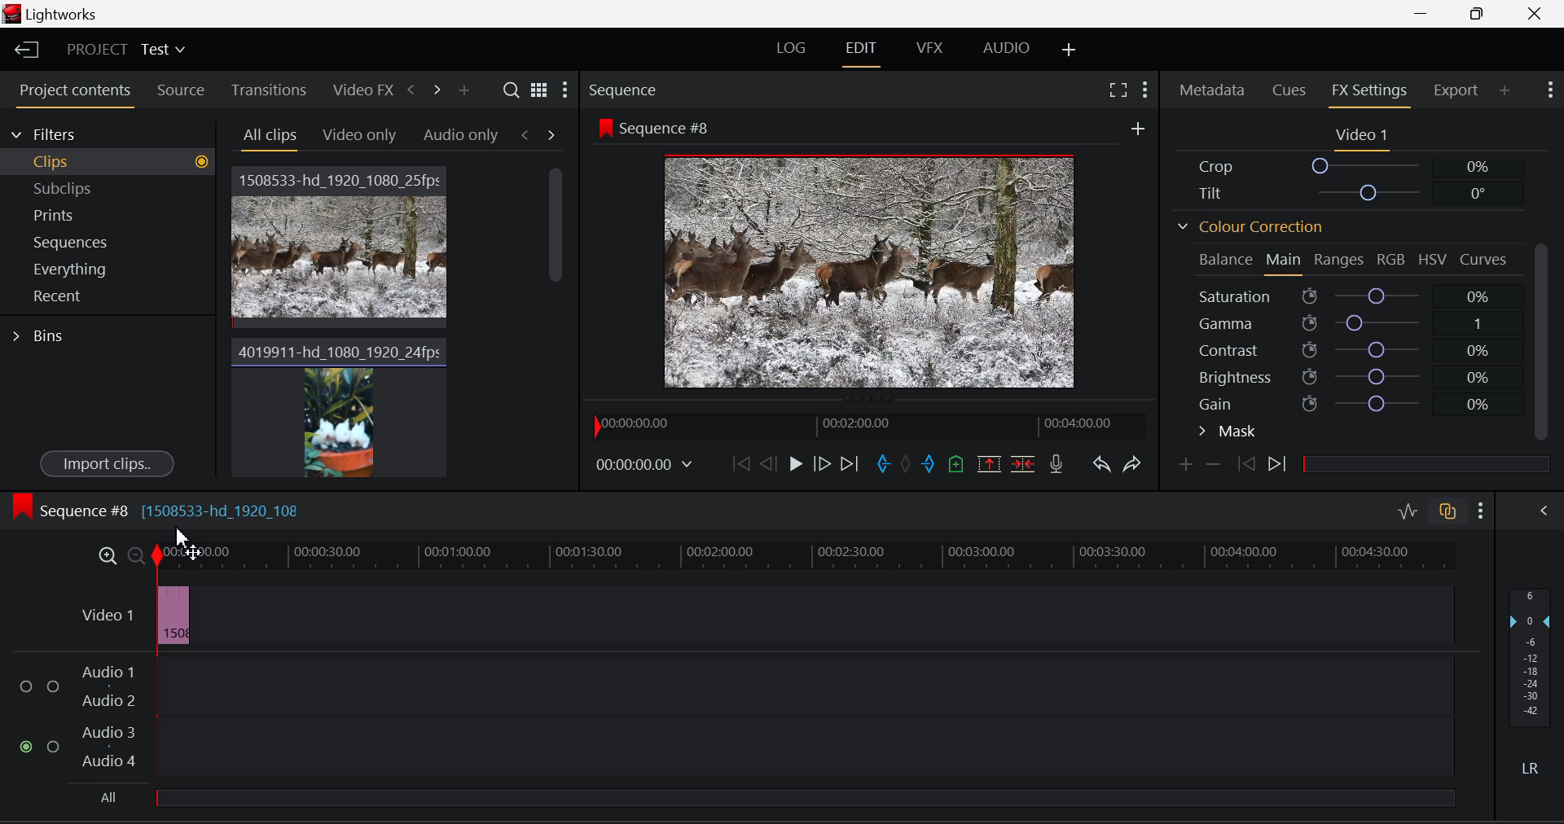 Image resolution: width=1564 pixels, height=824 pixels. I want to click on Project Timeline Preview Slider, so click(860, 424).